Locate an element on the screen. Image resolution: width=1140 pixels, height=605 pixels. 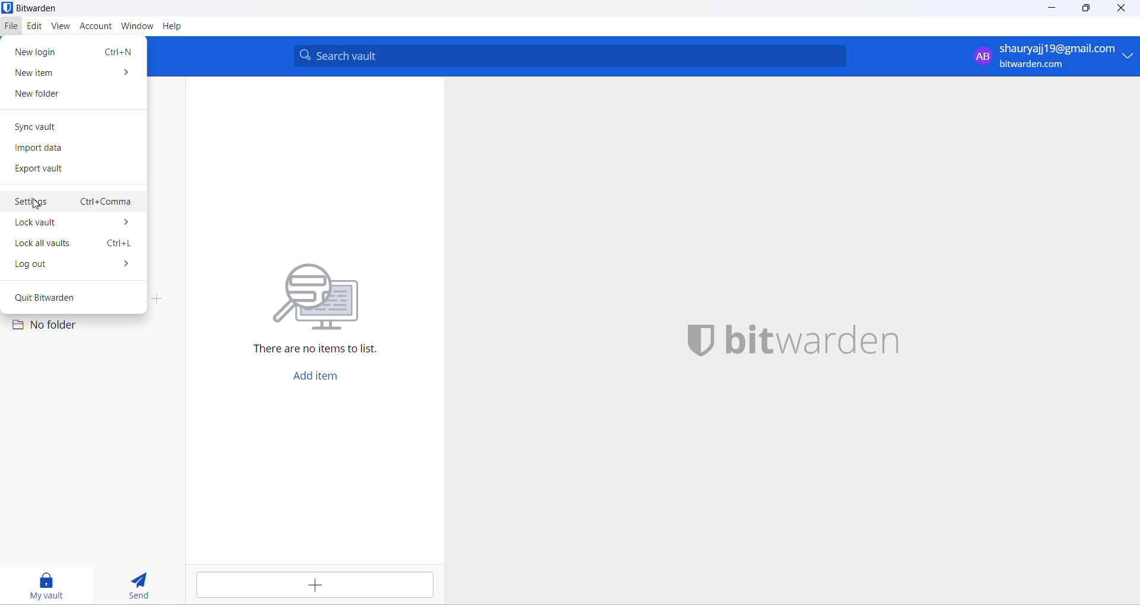
add item button is located at coordinates (314, 378).